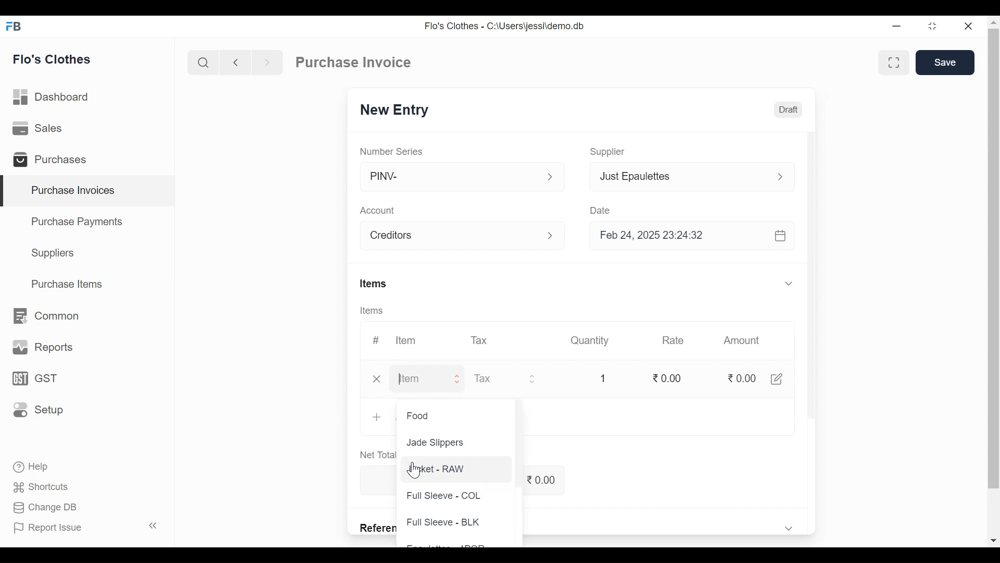  I want to click on Amount, so click(743, 340).